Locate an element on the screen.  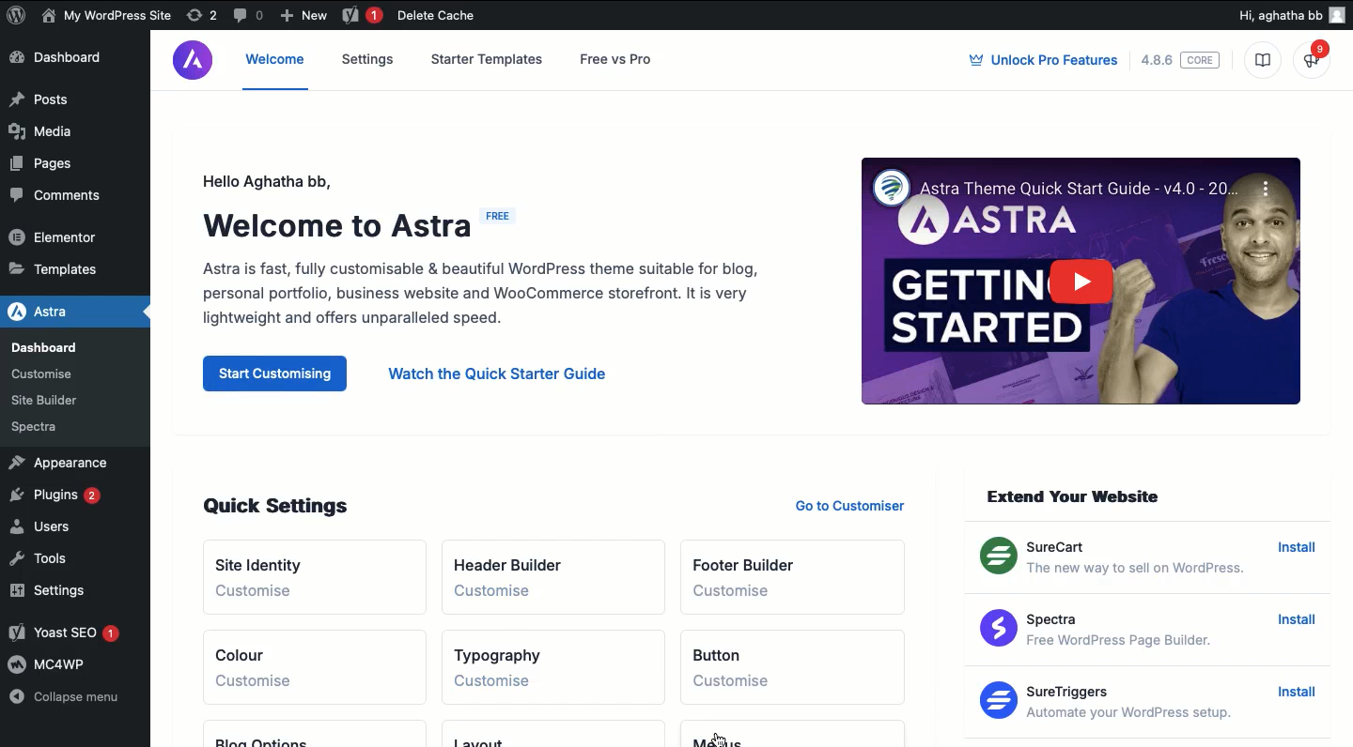
Hello Aghatha bb, is located at coordinates (260, 177).